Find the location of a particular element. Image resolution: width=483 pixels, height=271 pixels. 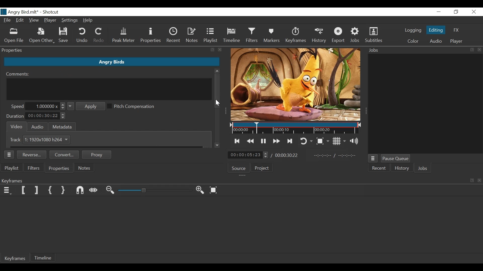

Shotcut is located at coordinates (52, 12).